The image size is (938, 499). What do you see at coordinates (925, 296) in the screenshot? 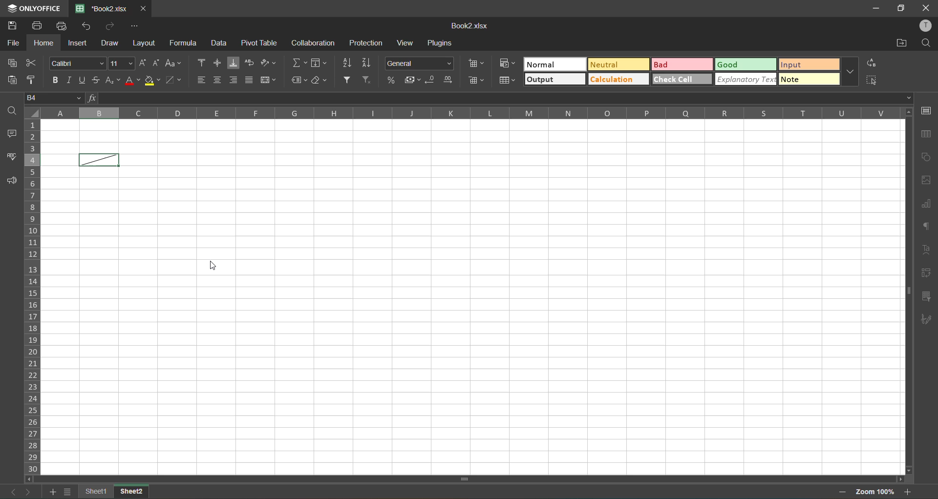
I see `slicer` at bounding box center [925, 296].